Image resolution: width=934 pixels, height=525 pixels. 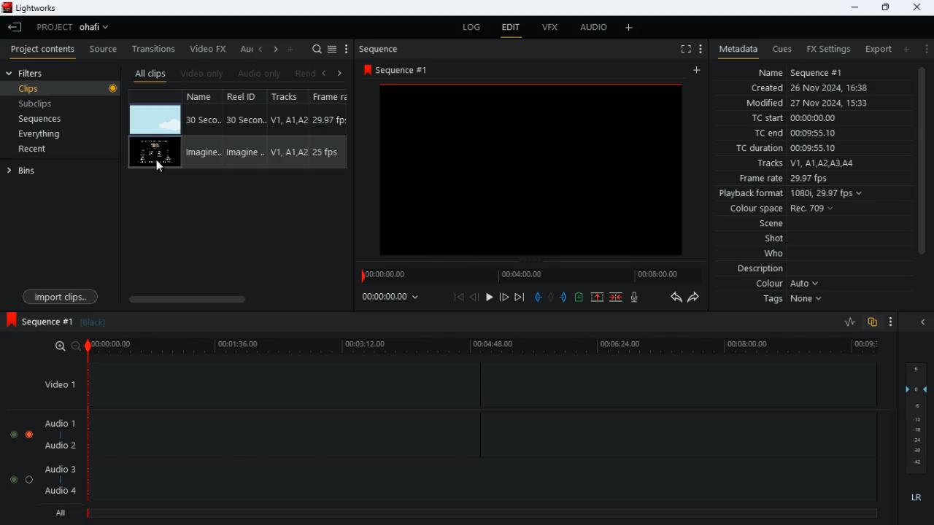 I want to click on lr, so click(x=912, y=498).